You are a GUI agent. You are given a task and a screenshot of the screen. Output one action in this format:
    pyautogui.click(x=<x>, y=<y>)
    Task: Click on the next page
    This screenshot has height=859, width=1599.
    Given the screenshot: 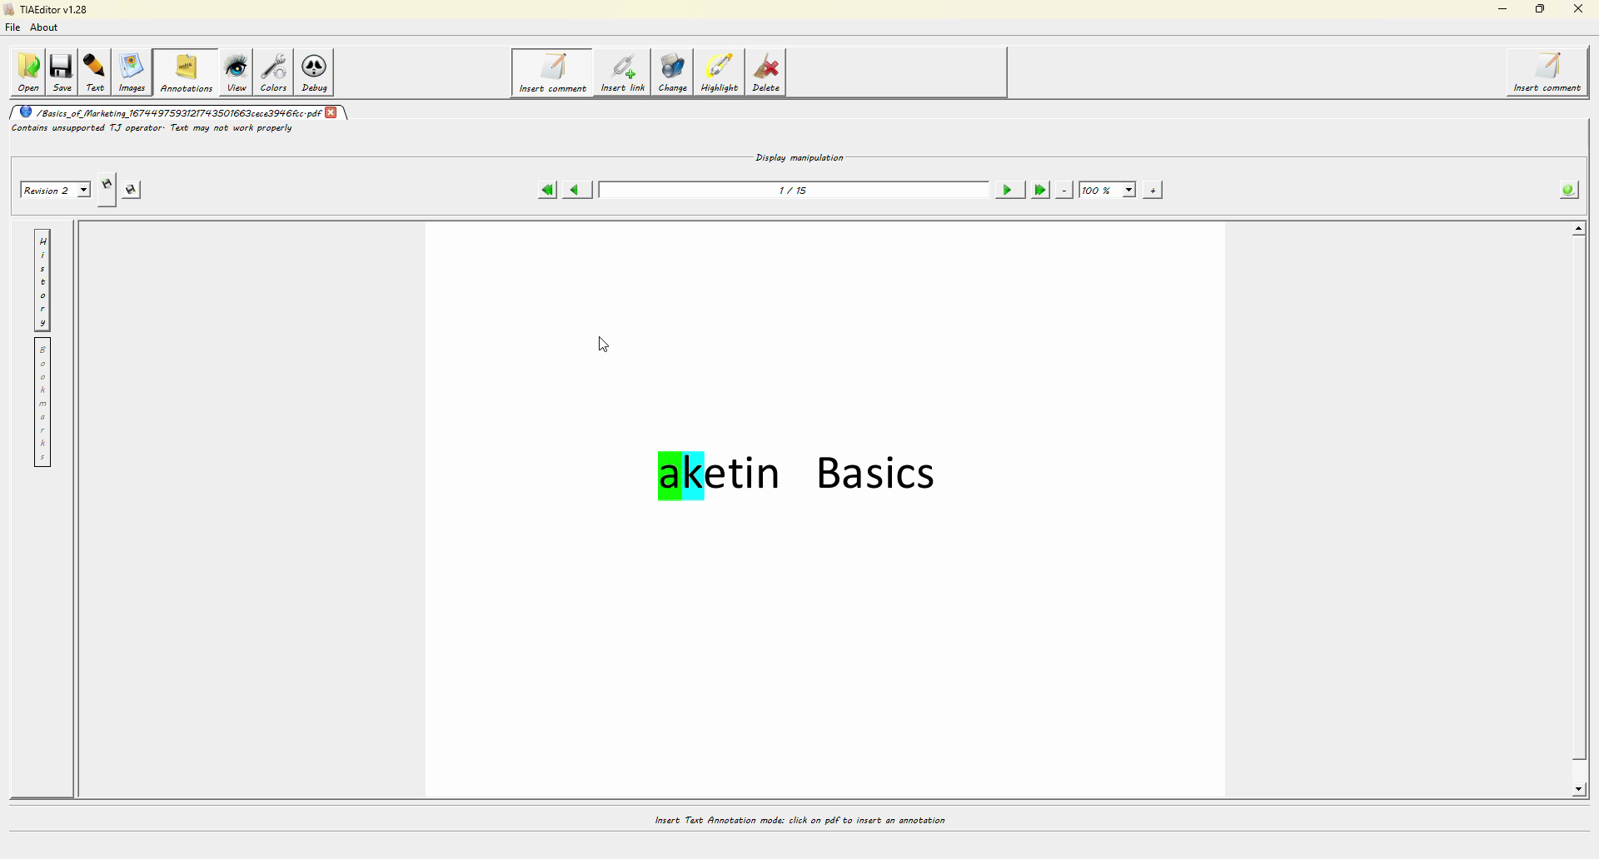 What is the action you would take?
    pyautogui.click(x=1008, y=190)
    